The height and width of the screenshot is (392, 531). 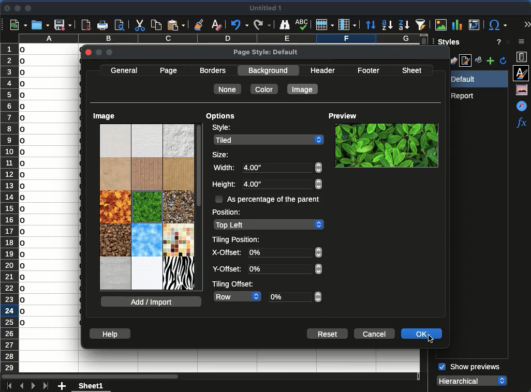 What do you see at coordinates (325, 25) in the screenshot?
I see `row` at bounding box center [325, 25].